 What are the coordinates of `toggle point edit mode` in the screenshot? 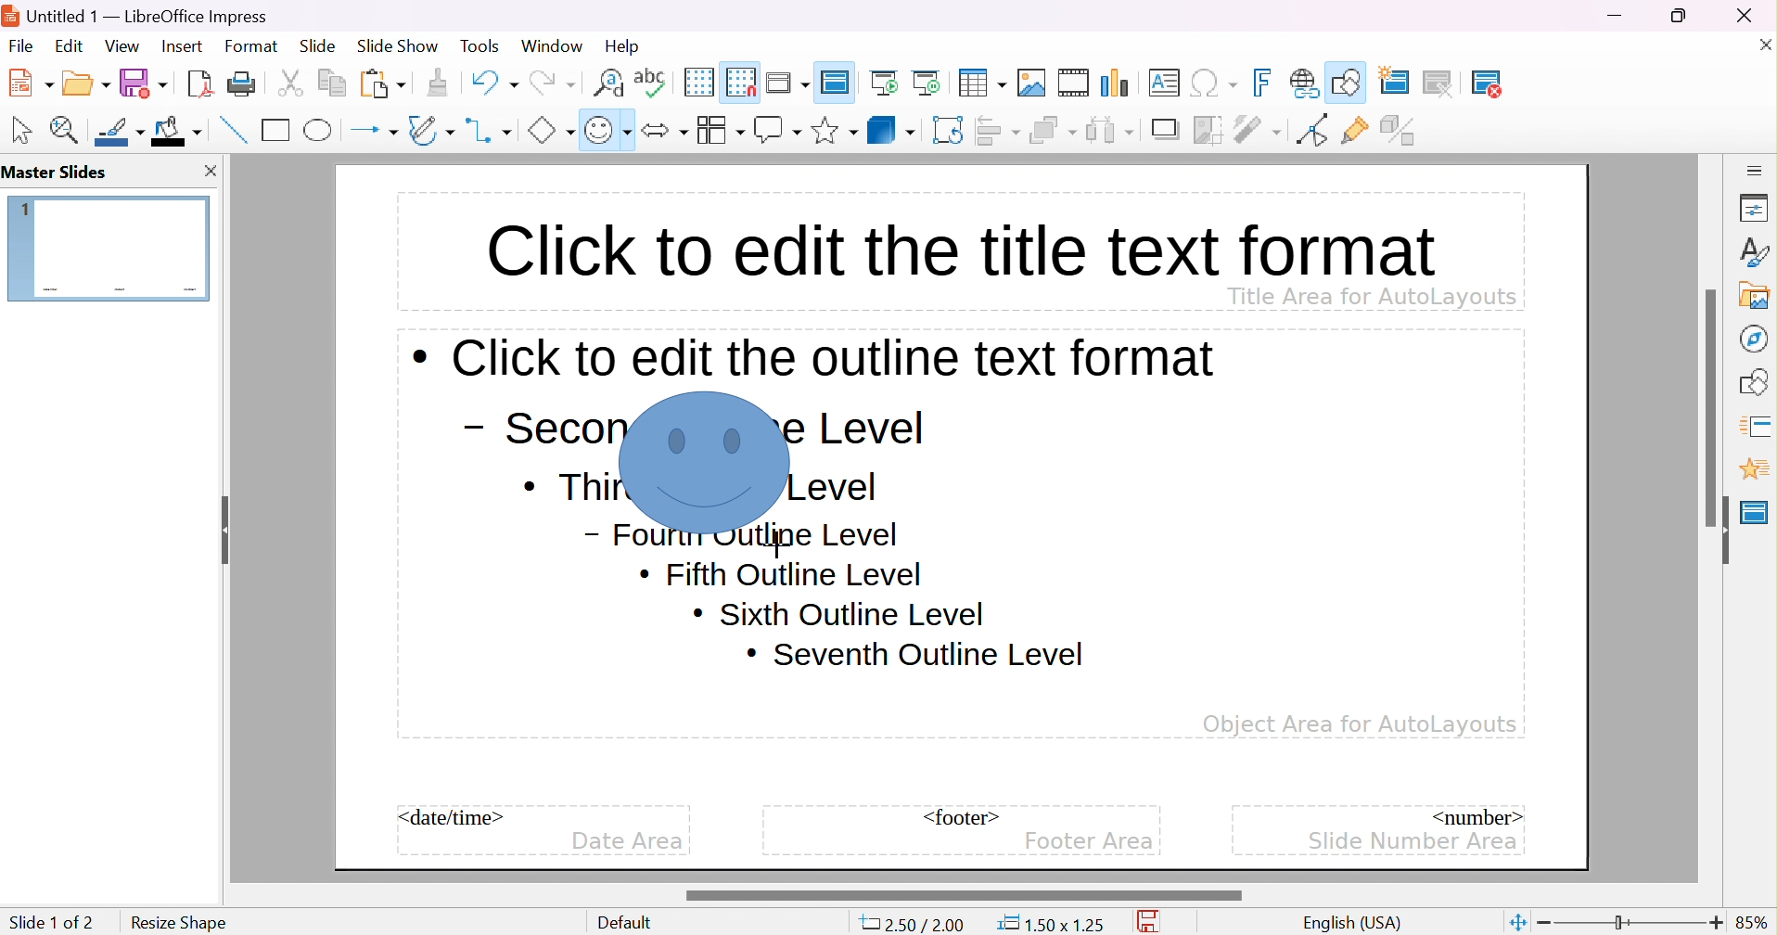 It's located at (1310, 130).